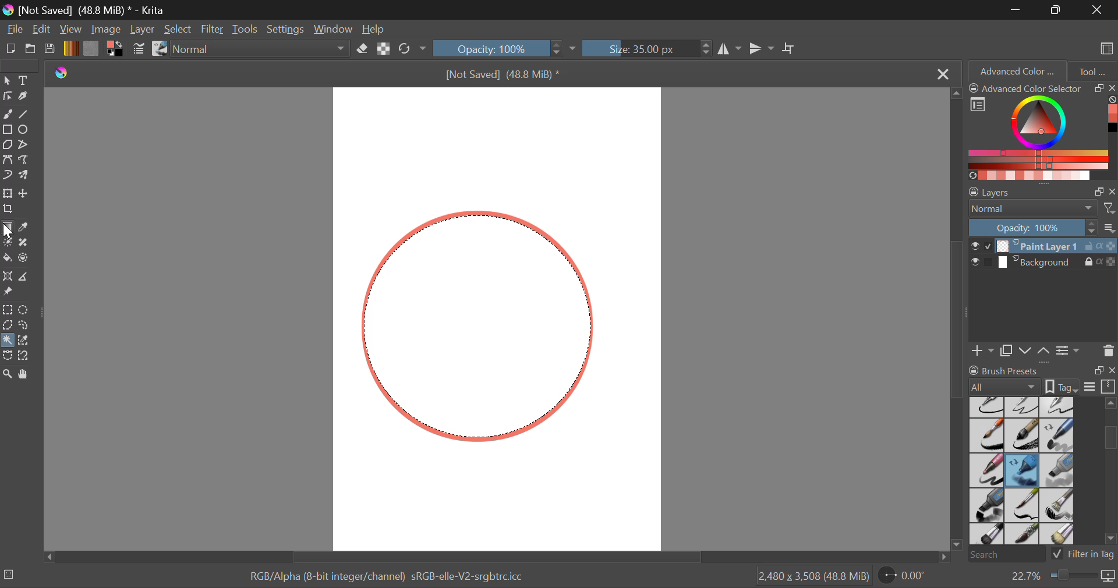  What do you see at coordinates (91, 48) in the screenshot?
I see `Texture` at bounding box center [91, 48].